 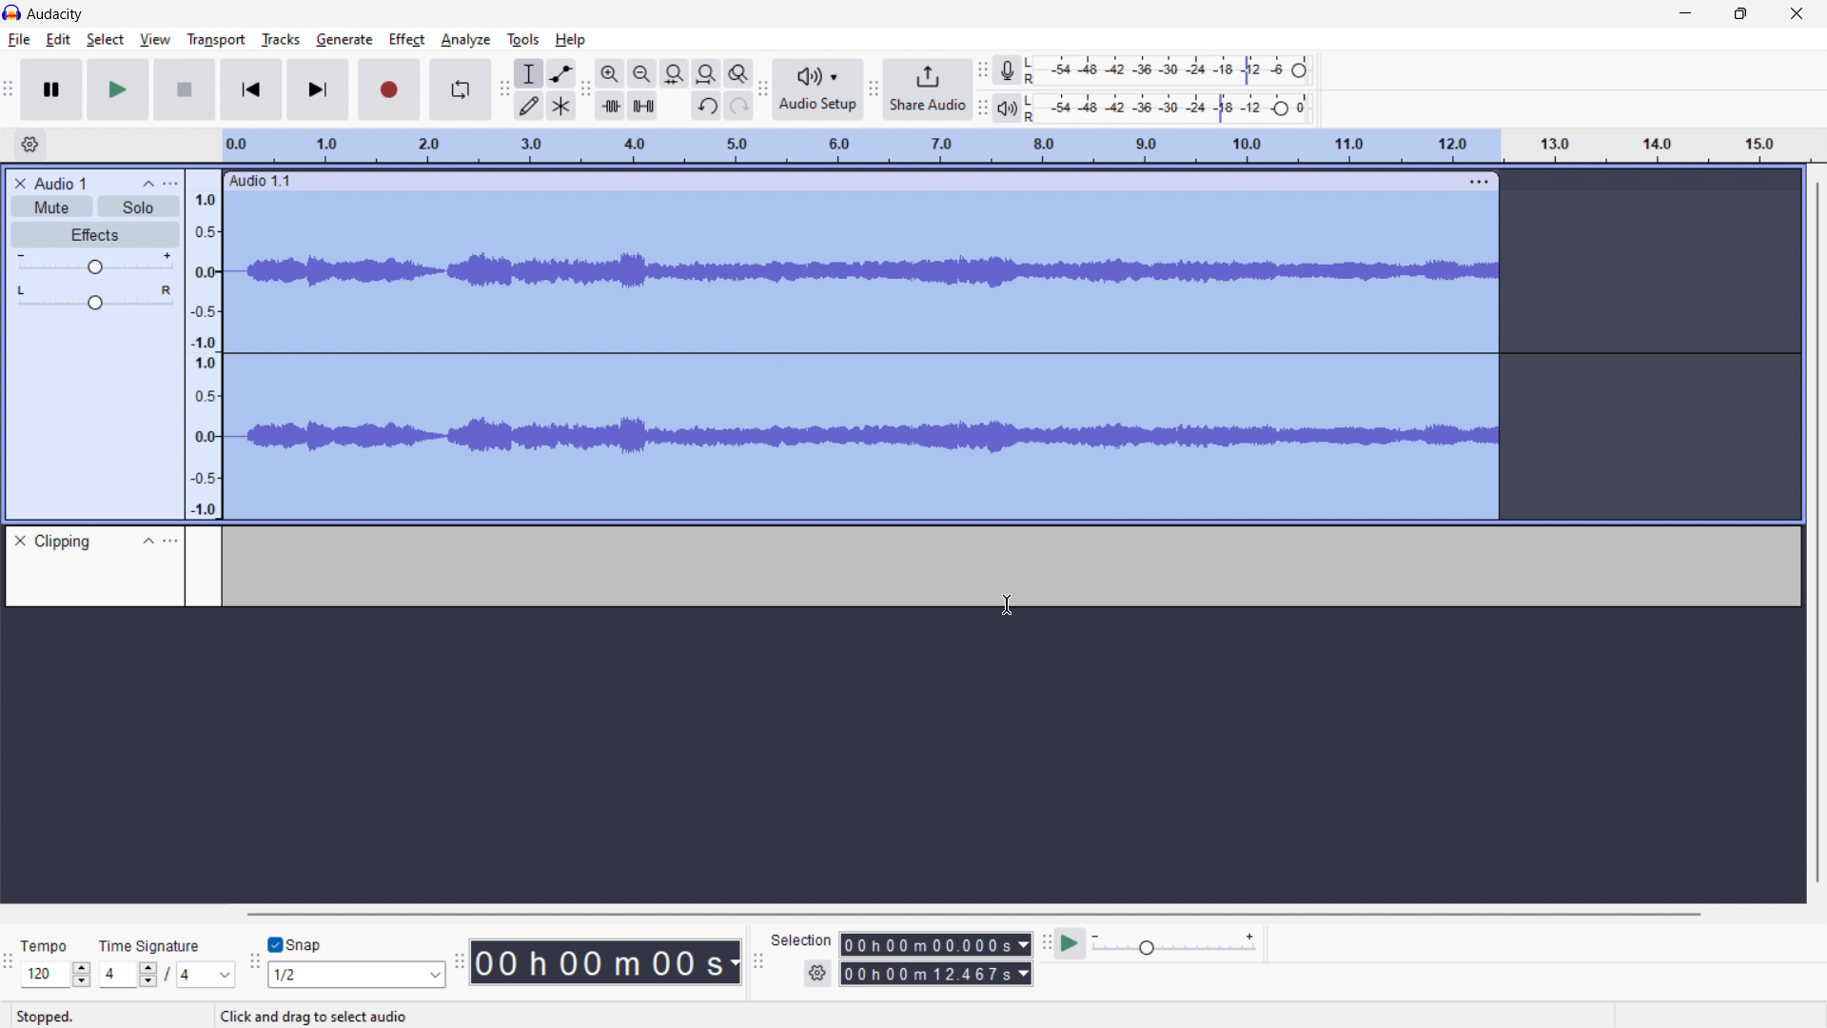 What do you see at coordinates (170, 542) in the screenshot?
I see `option` at bounding box center [170, 542].